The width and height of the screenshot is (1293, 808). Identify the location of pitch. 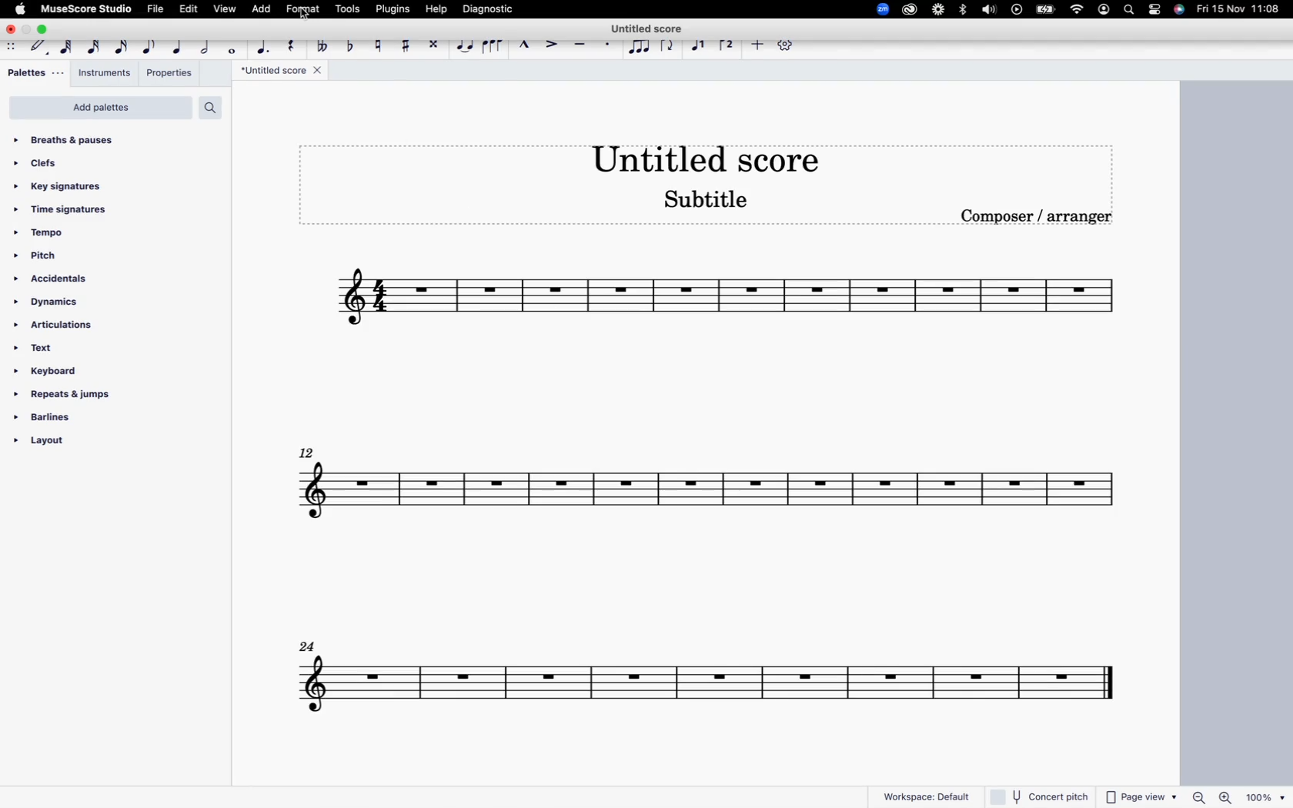
(42, 255).